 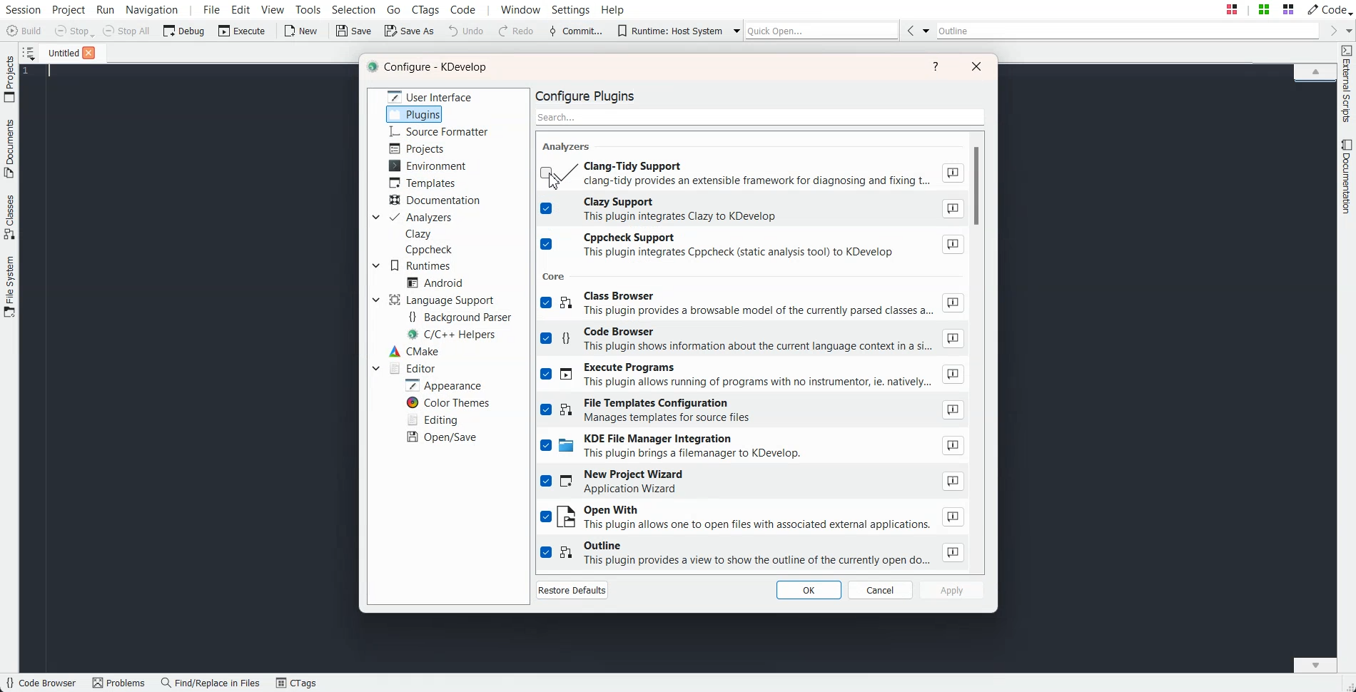 I want to click on Drop down box, so click(x=375, y=300).